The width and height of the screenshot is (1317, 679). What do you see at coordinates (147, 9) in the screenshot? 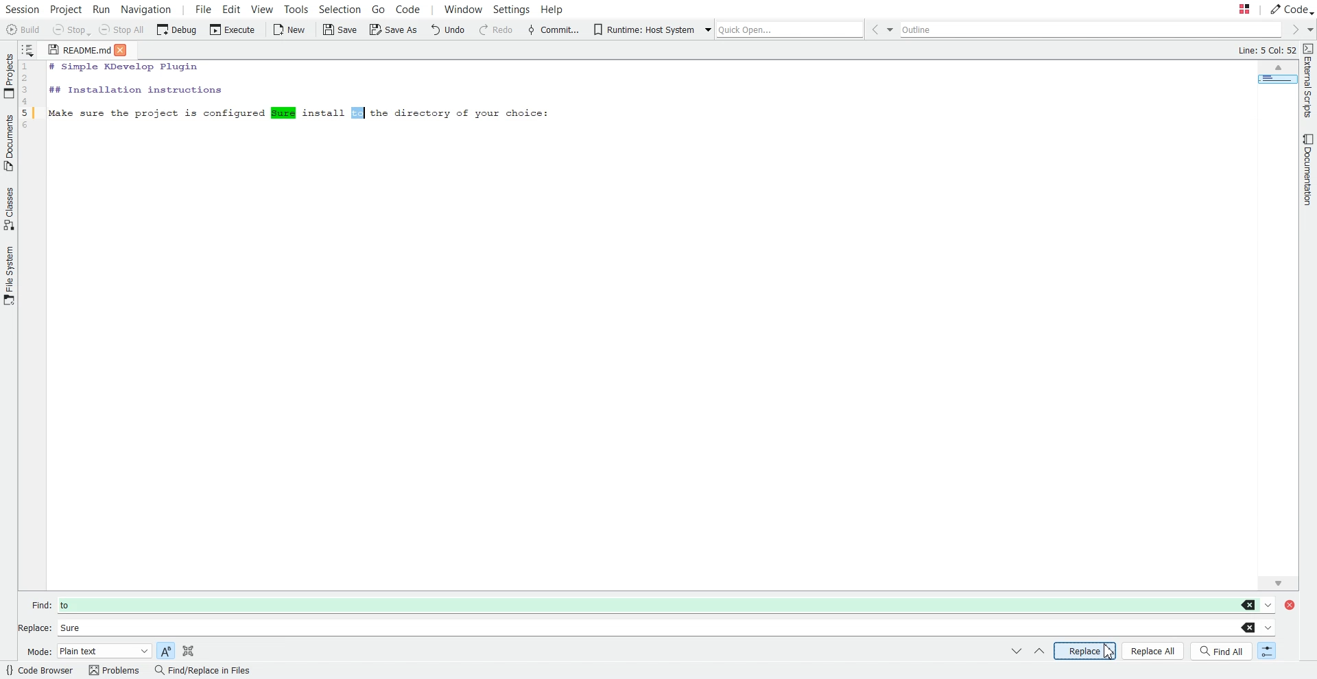
I see `Navigation` at bounding box center [147, 9].